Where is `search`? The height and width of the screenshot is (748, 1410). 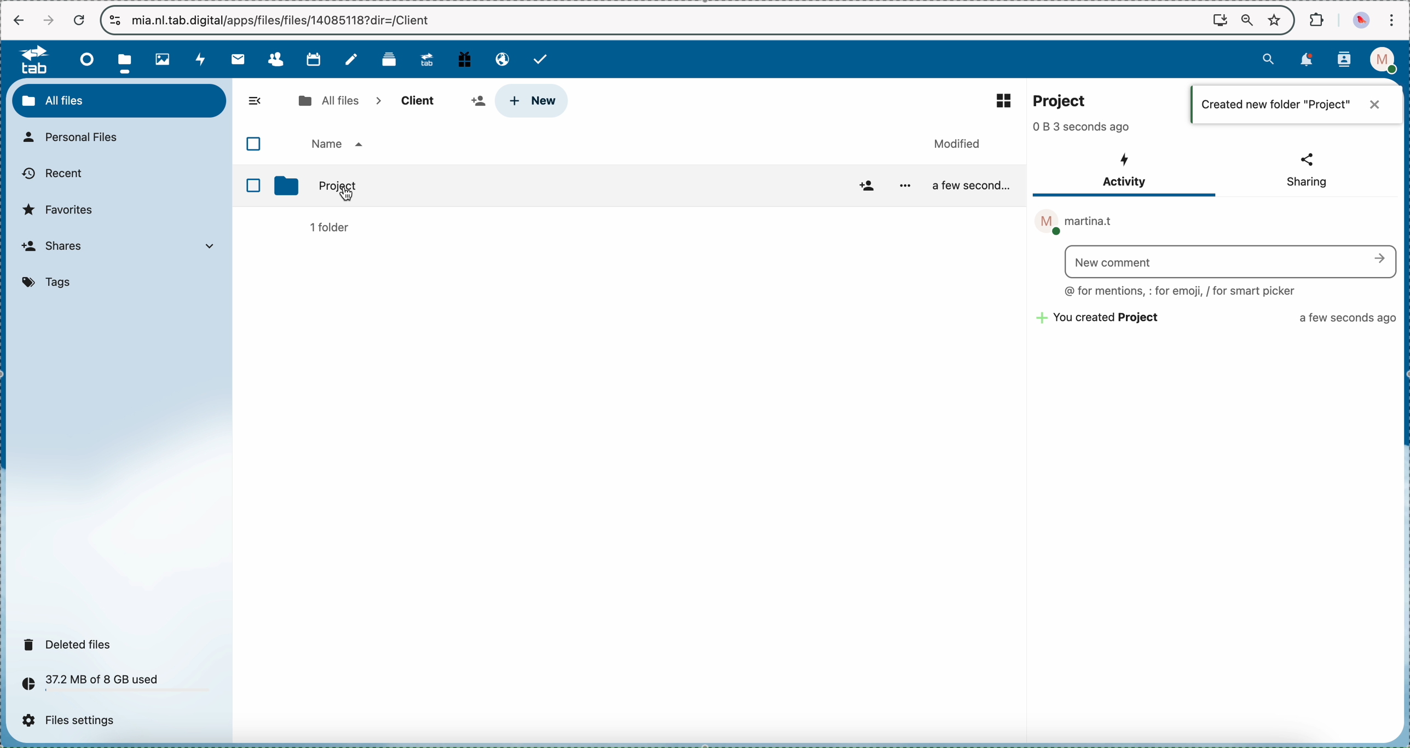
search is located at coordinates (1268, 58).